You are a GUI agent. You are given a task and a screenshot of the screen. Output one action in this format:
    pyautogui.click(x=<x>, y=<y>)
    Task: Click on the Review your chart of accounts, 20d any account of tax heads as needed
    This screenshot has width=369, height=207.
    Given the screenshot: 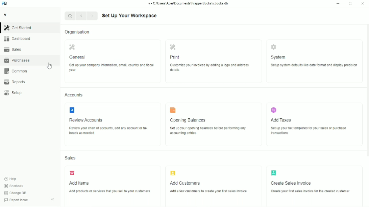 What is the action you would take?
    pyautogui.click(x=107, y=131)
    